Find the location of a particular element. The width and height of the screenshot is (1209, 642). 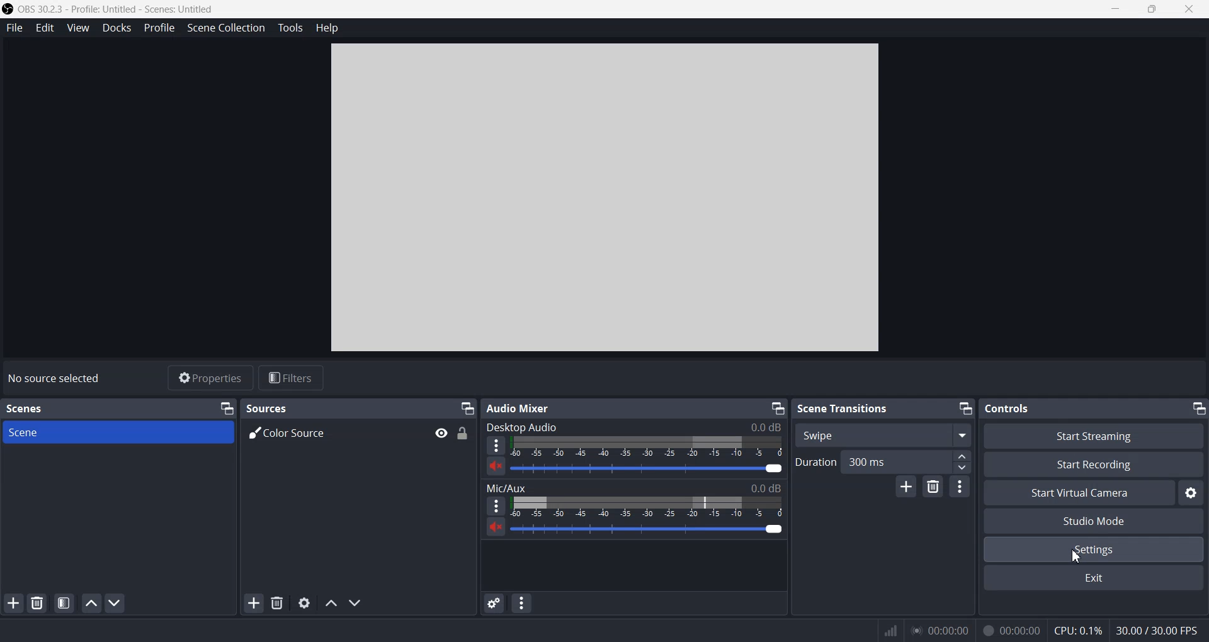

Move source up is located at coordinates (331, 604).